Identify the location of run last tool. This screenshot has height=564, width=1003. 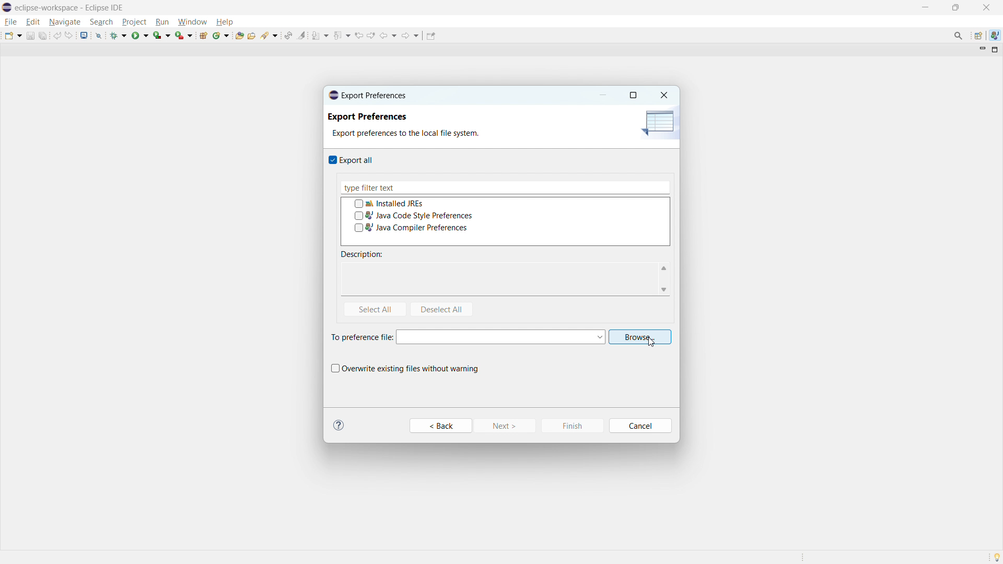
(183, 34).